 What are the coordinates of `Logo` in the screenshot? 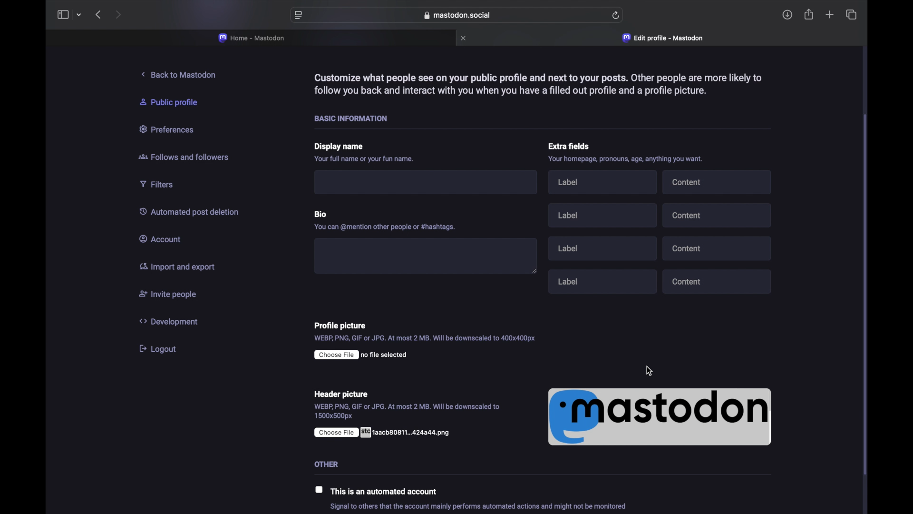 It's located at (660, 417).